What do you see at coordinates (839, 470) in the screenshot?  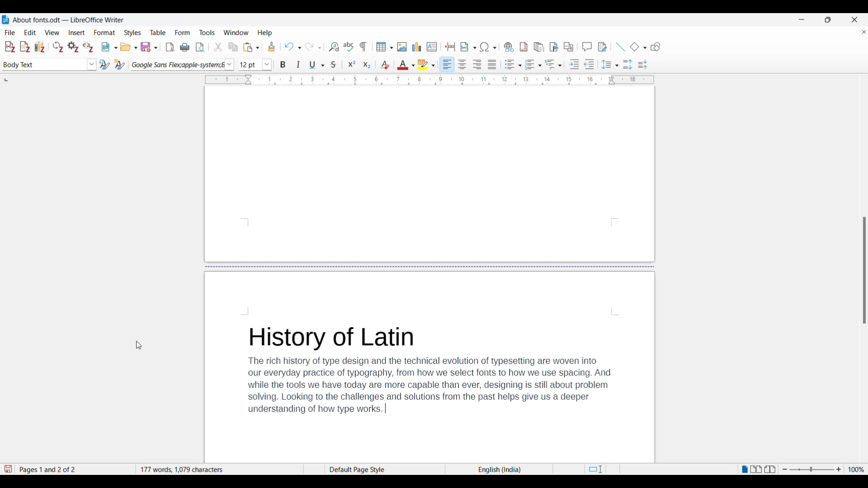 I see `Zoom in` at bounding box center [839, 470].